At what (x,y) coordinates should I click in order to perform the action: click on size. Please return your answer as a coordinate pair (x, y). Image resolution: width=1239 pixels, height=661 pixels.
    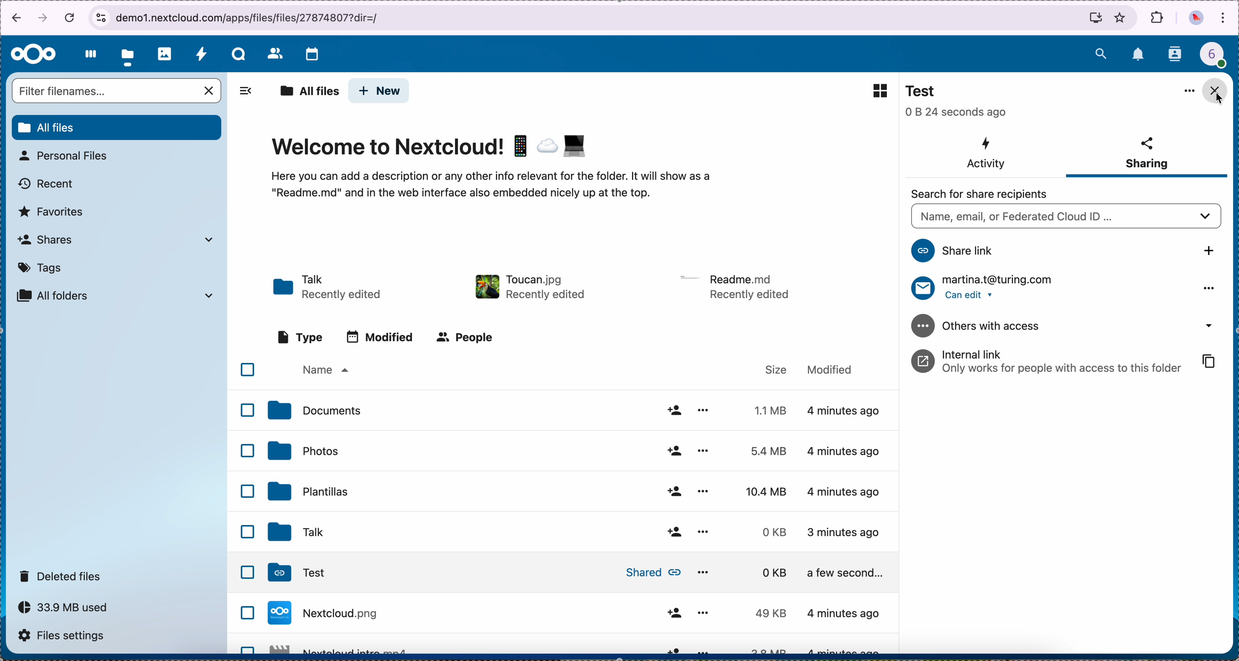
    Looking at the image, I should click on (777, 368).